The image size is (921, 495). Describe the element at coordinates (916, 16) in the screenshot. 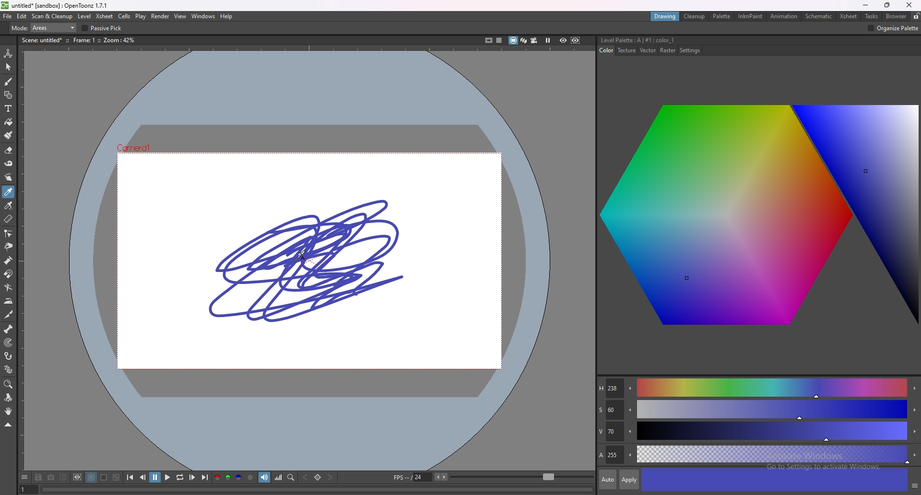

I see `lock` at that location.